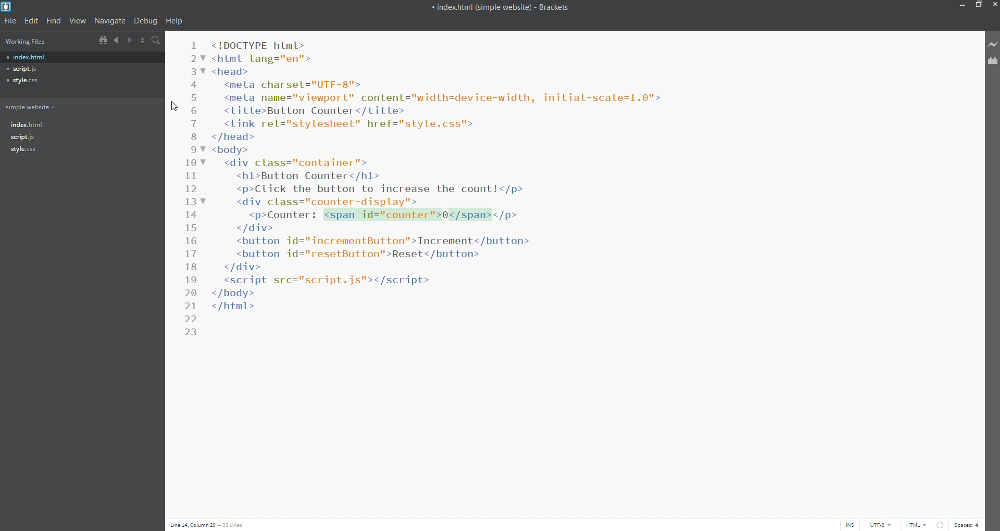 This screenshot has width=1000, height=531. I want to click on live preview, so click(994, 43).